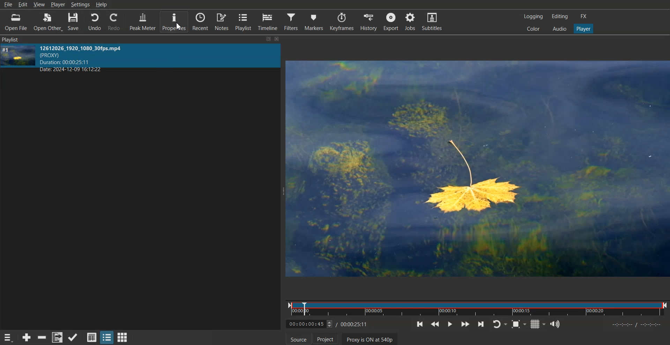 The image size is (670, 345). What do you see at coordinates (298, 338) in the screenshot?
I see `Source` at bounding box center [298, 338].